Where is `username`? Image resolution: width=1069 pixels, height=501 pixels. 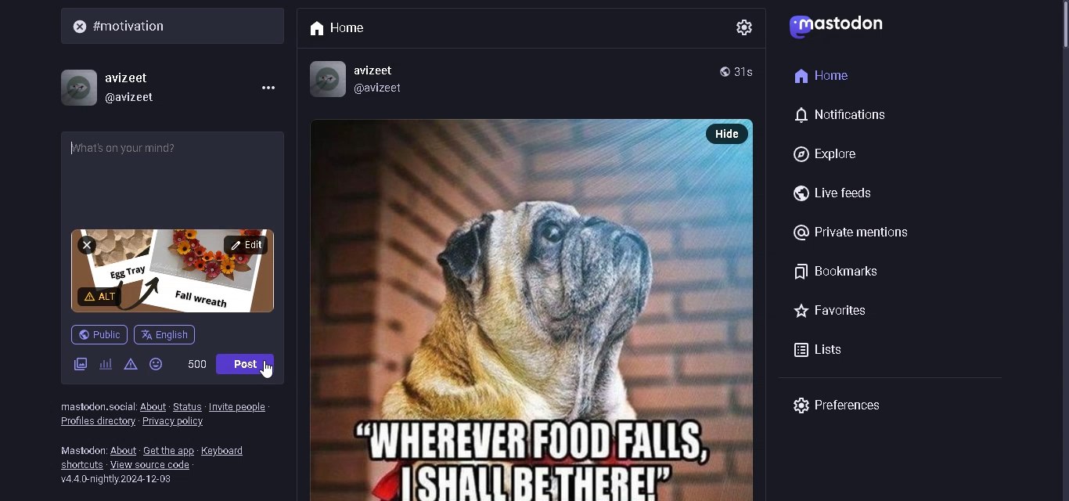
username is located at coordinates (130, 75).